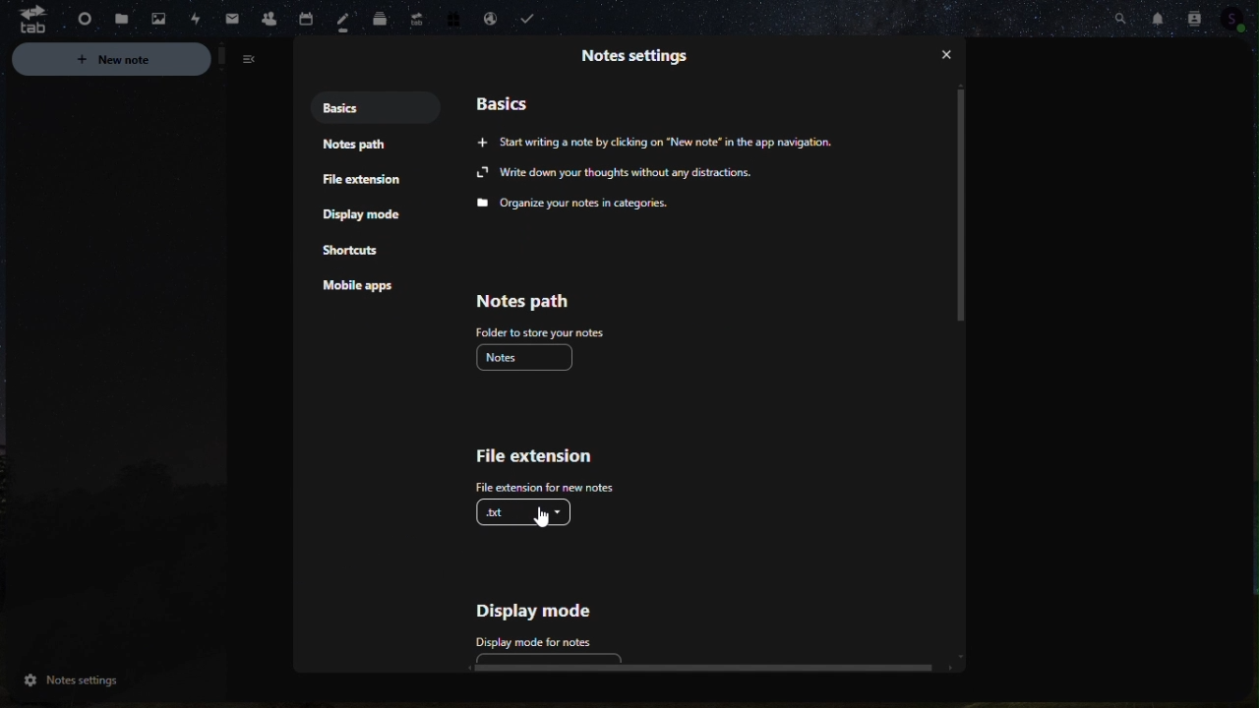 This screenshot has width=1259, height=708. What do you see at coordinates (378, 20) in the screenshot?
I see `Deck` at bounding box center [378, 20].